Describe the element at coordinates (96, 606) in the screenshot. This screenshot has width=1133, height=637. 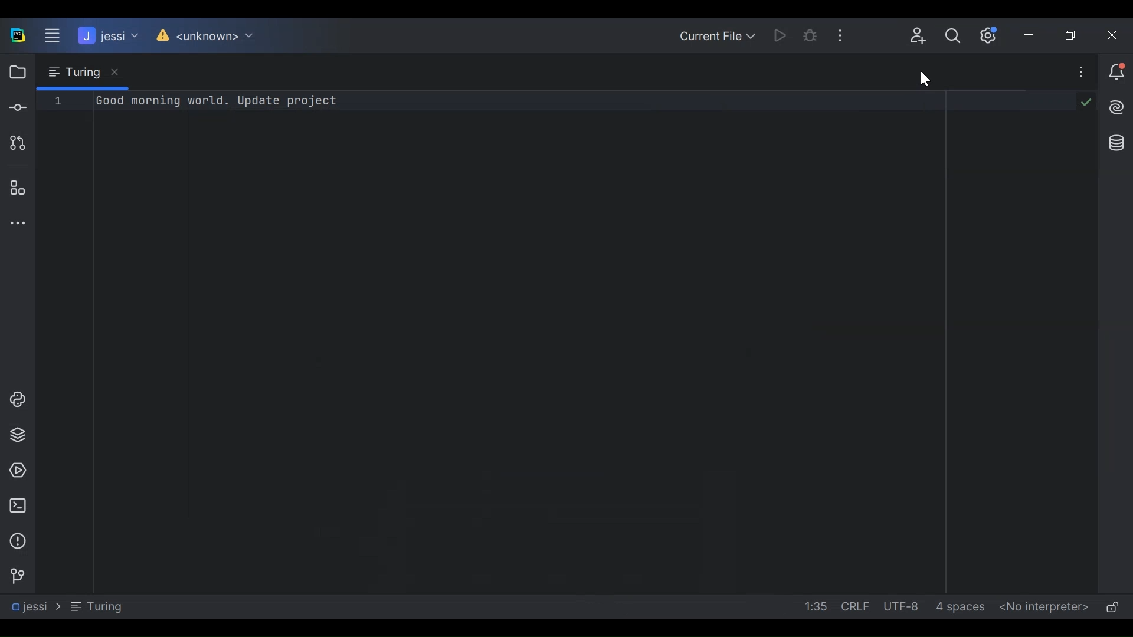
I see `Turing` at that location.